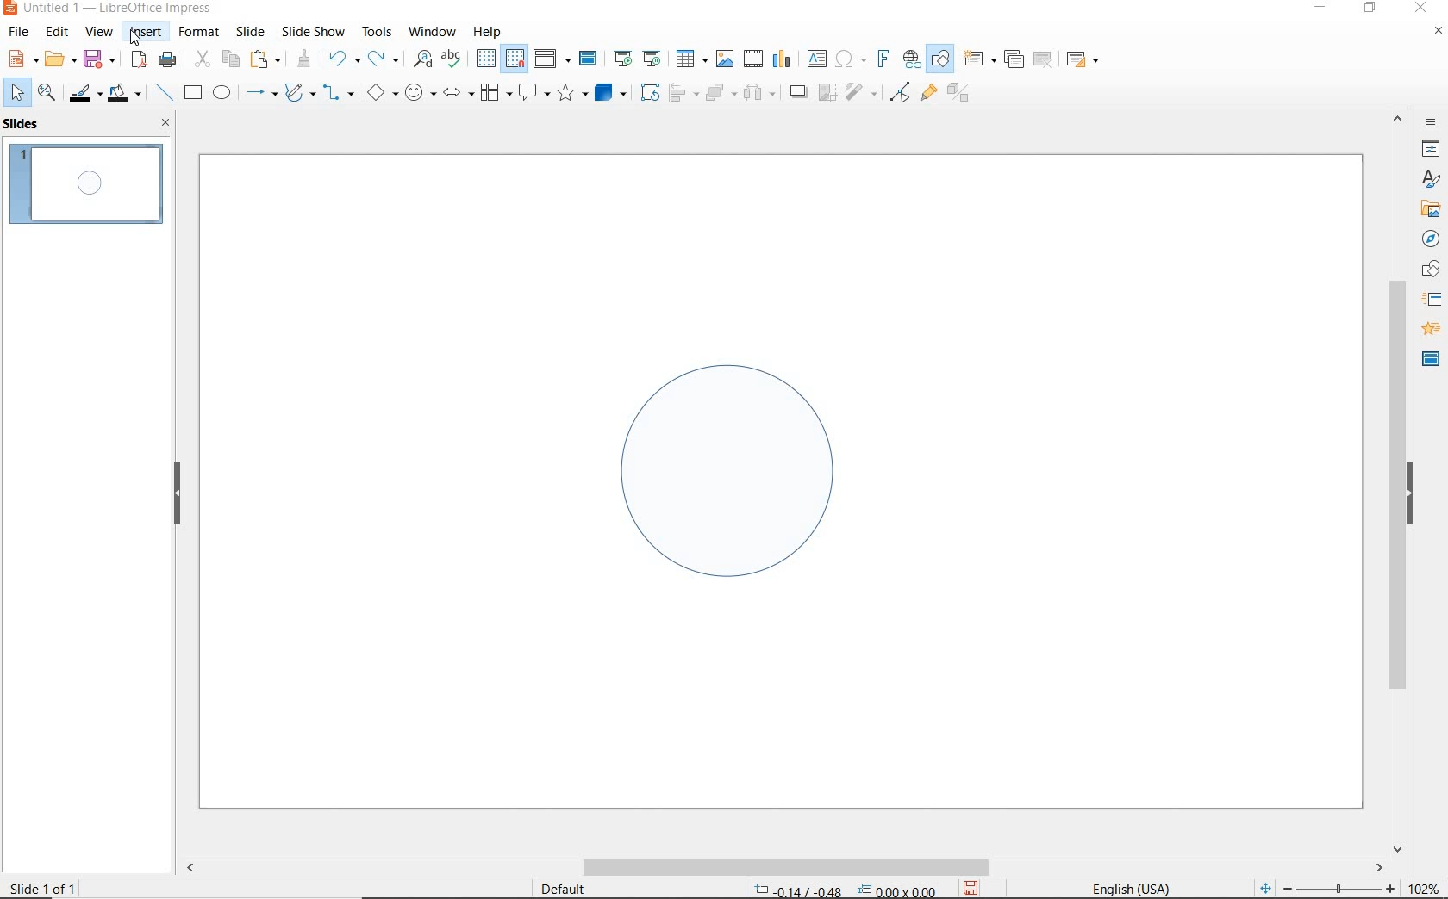 The height and width of the screenshot is (899, 1448). What do you see at coordinates (127, 94) in the screenshot?
I see `fill color` at bounding box center [127, 94].